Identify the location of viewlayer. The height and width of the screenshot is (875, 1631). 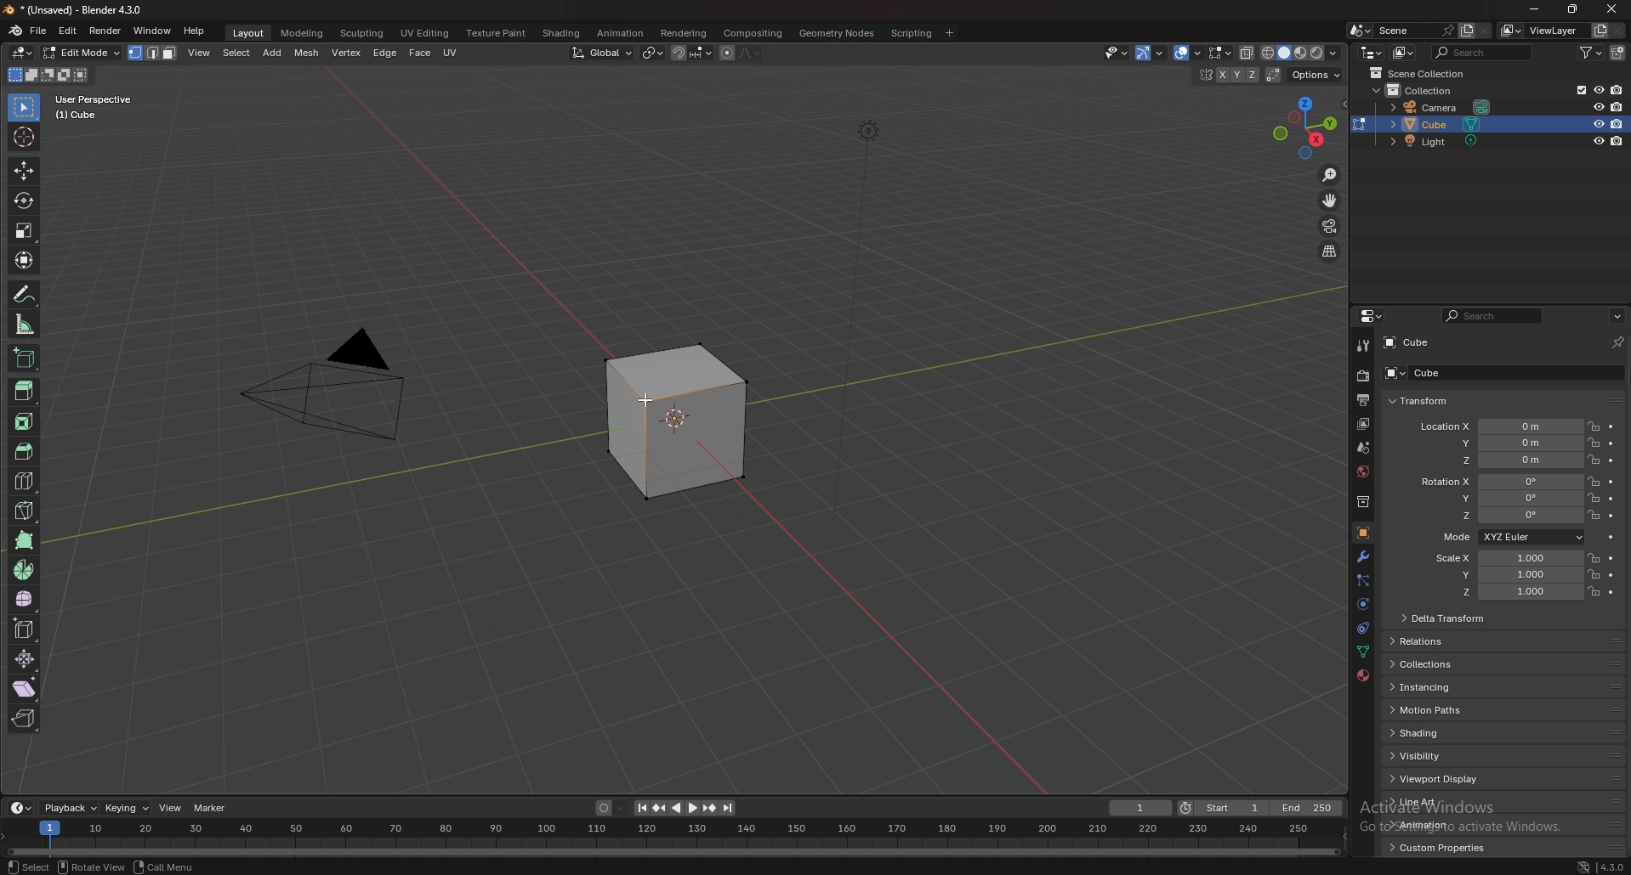
(1542, 31).